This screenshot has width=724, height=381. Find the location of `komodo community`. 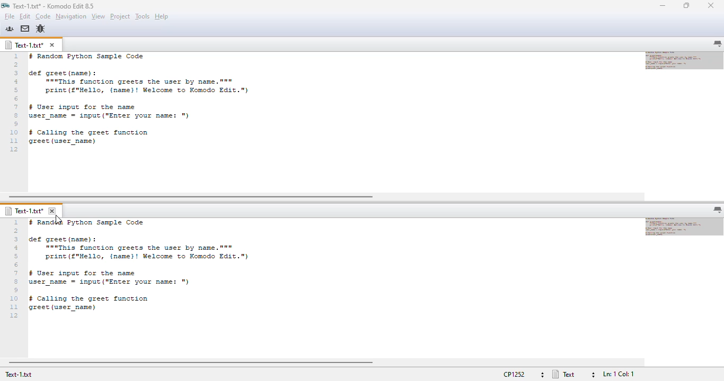

komodo community is located at coordinates (10, 29).